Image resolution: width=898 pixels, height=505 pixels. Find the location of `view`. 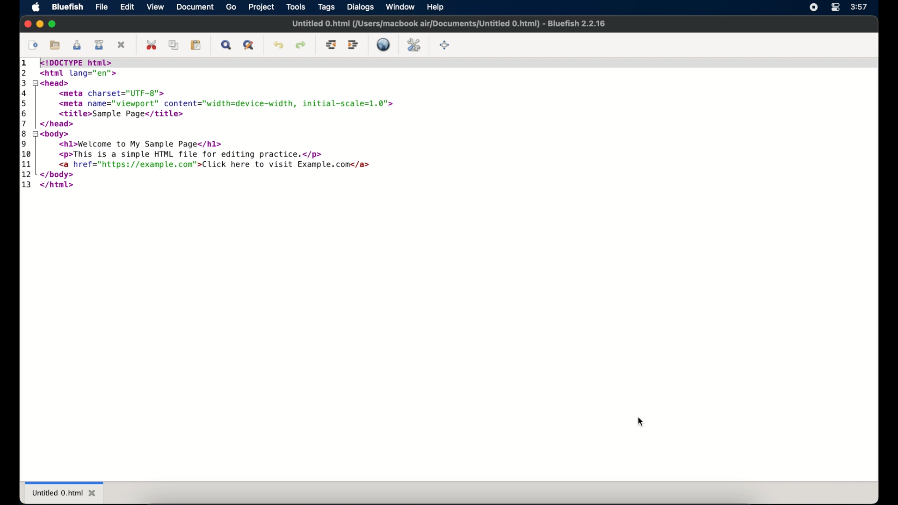

view is located at coordinates (155, 7).